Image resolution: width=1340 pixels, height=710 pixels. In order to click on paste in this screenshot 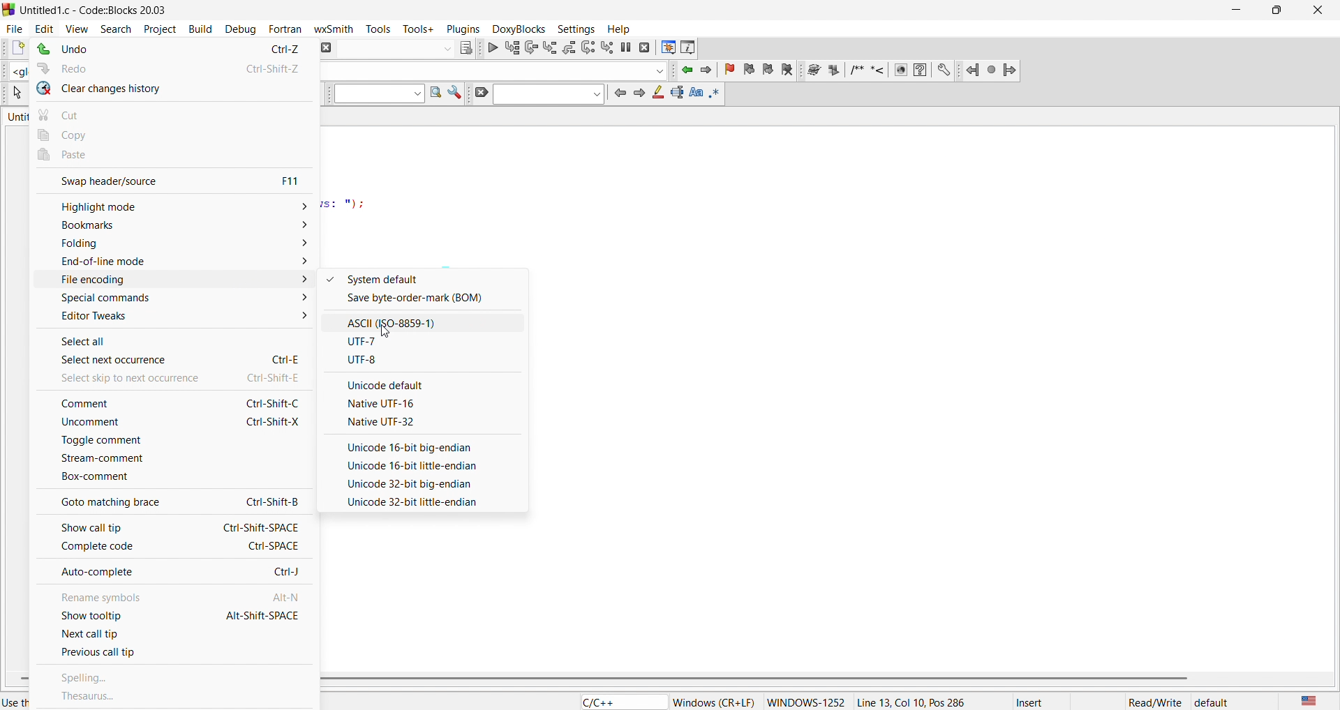, I will do `click(172, 156)`.